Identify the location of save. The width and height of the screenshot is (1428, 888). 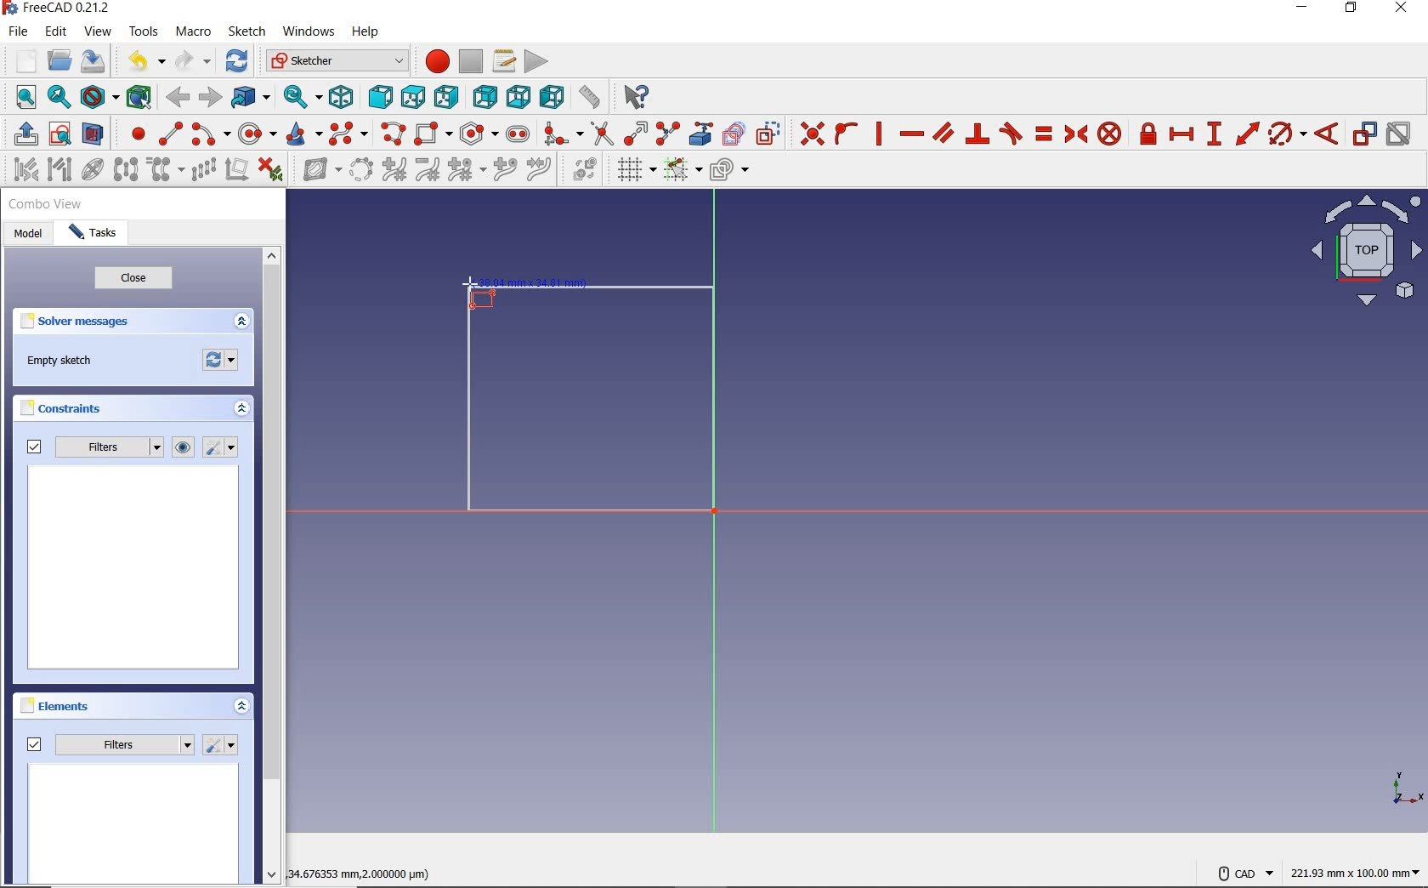
(93, 60).